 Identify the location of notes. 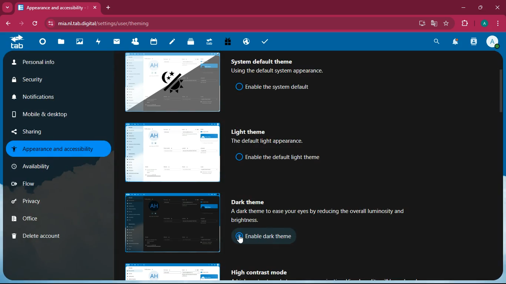
(172, 42).